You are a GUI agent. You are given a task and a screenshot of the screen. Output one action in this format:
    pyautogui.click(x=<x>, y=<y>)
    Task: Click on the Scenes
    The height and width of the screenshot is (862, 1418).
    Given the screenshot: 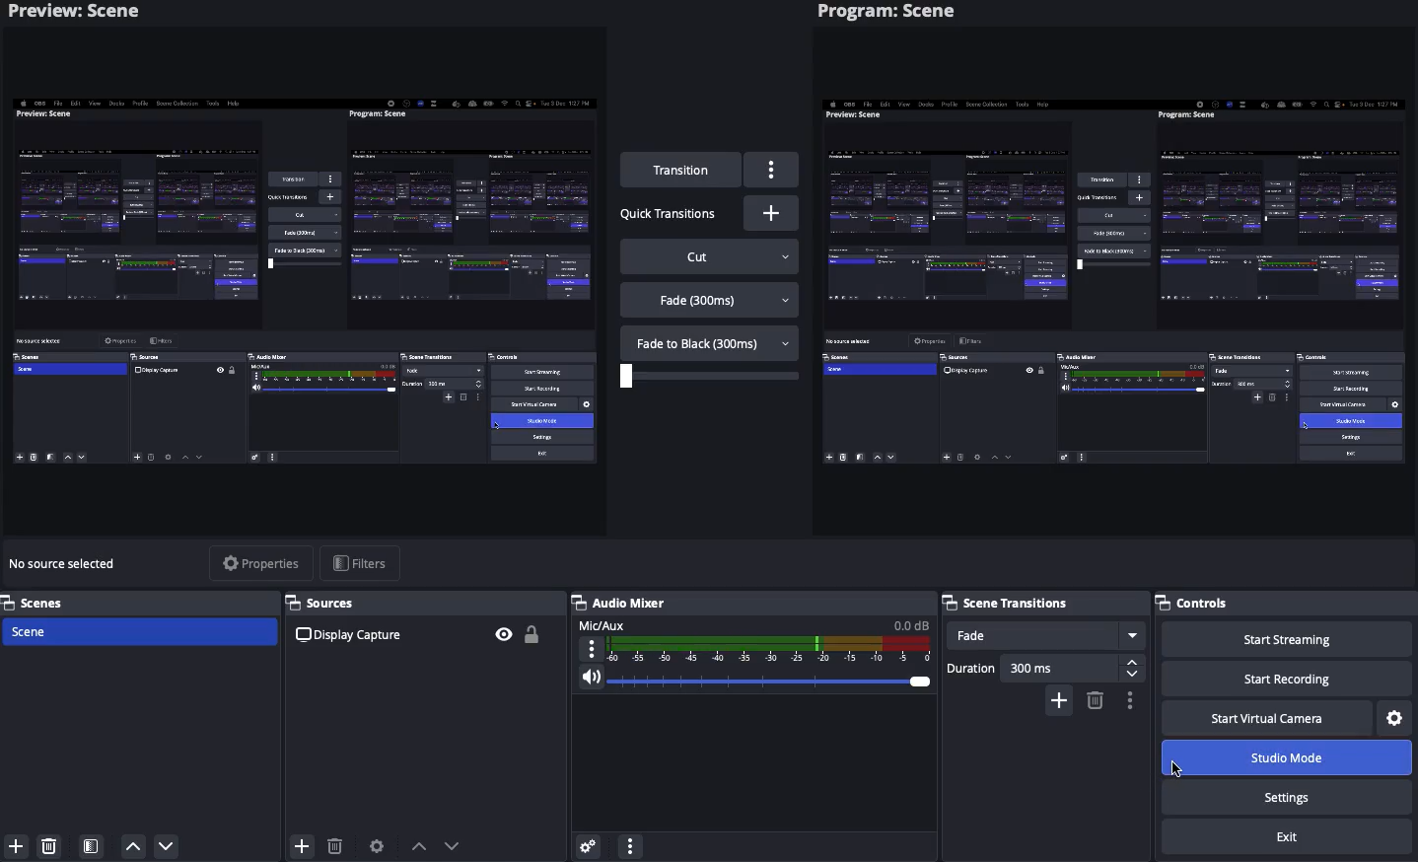 What is the action you would take?
    pyautogui.click(x=137, y=630)
    